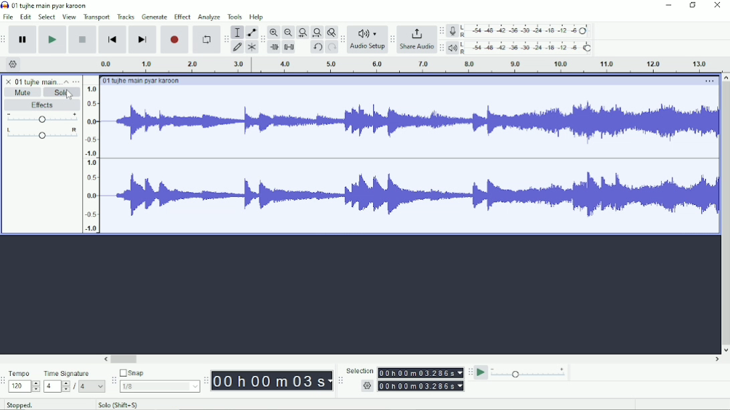 The height and width of the screenshot is (410, 730). What do you see at coordinates (519, 47) in the screenshot?
I see `Playback meter` at bounding box center [519, 47].